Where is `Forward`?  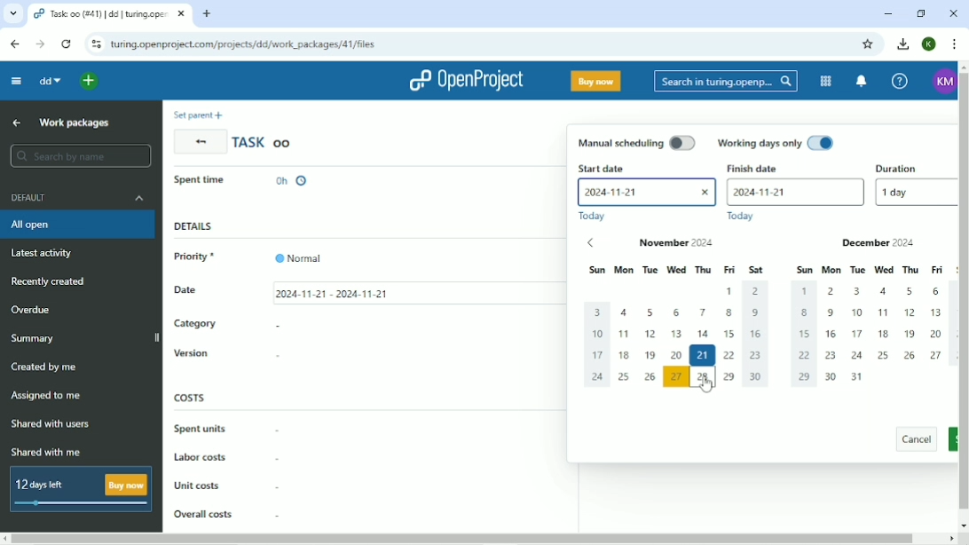
Forward is located at coordinates (40, 44).